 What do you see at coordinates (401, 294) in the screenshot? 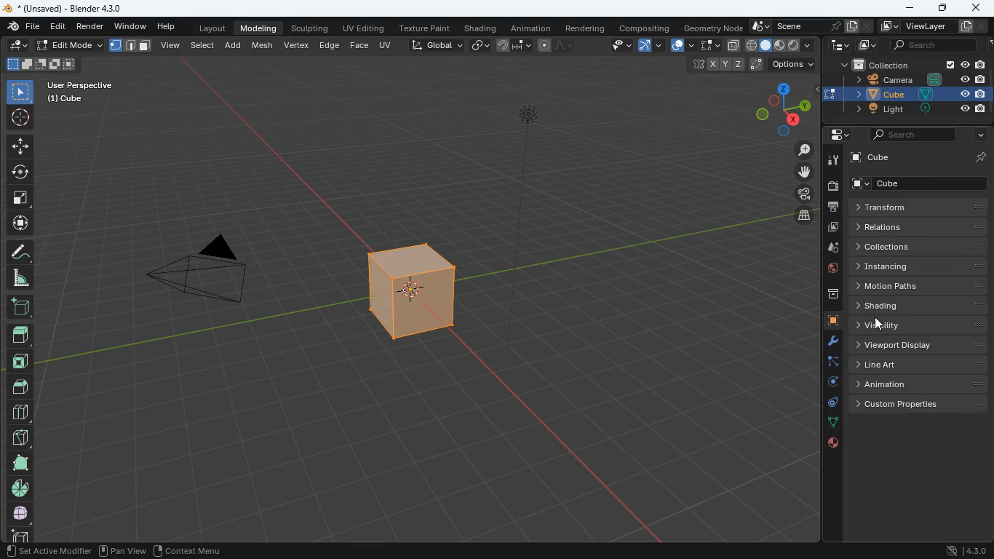
I see `cube` at bounding box center [401, 294].